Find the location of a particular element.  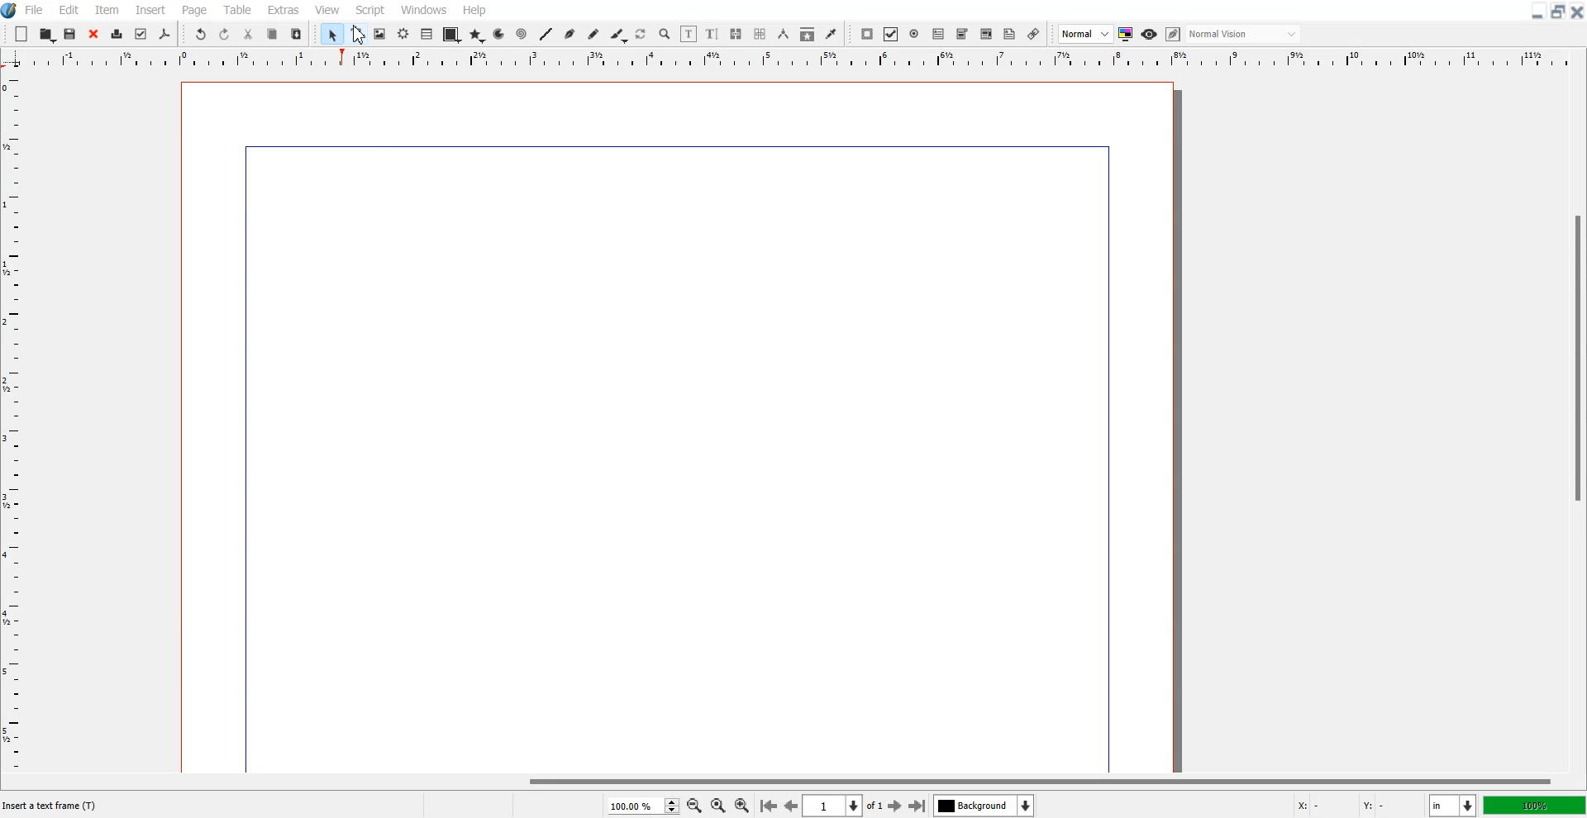

Text Frame is located at coordinates (357, 34).